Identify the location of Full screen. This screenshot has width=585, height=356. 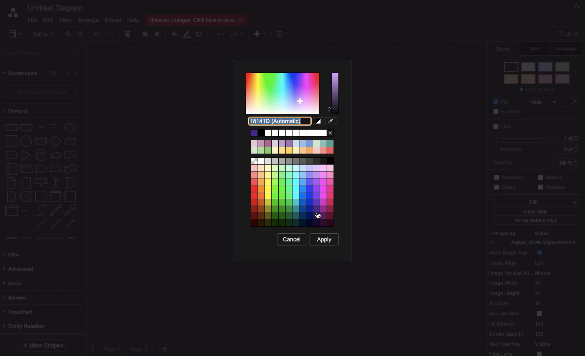
(558, 35).